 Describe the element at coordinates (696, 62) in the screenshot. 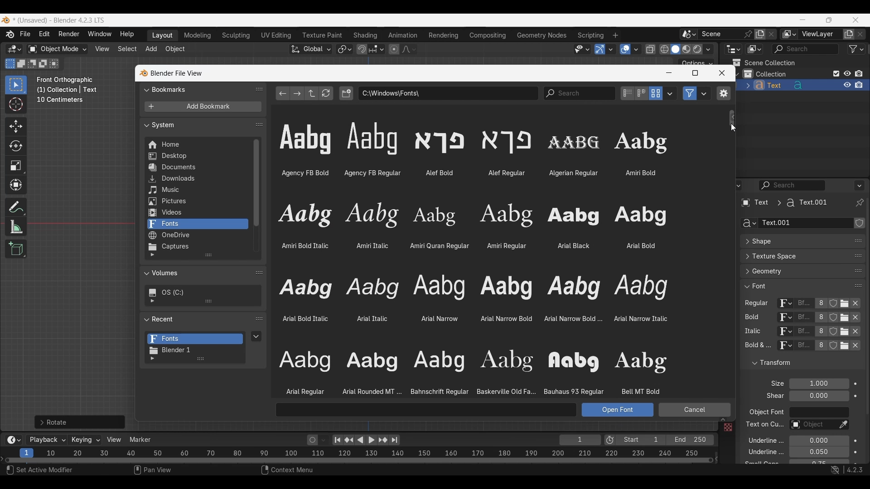

I see `Transform options` at that location.